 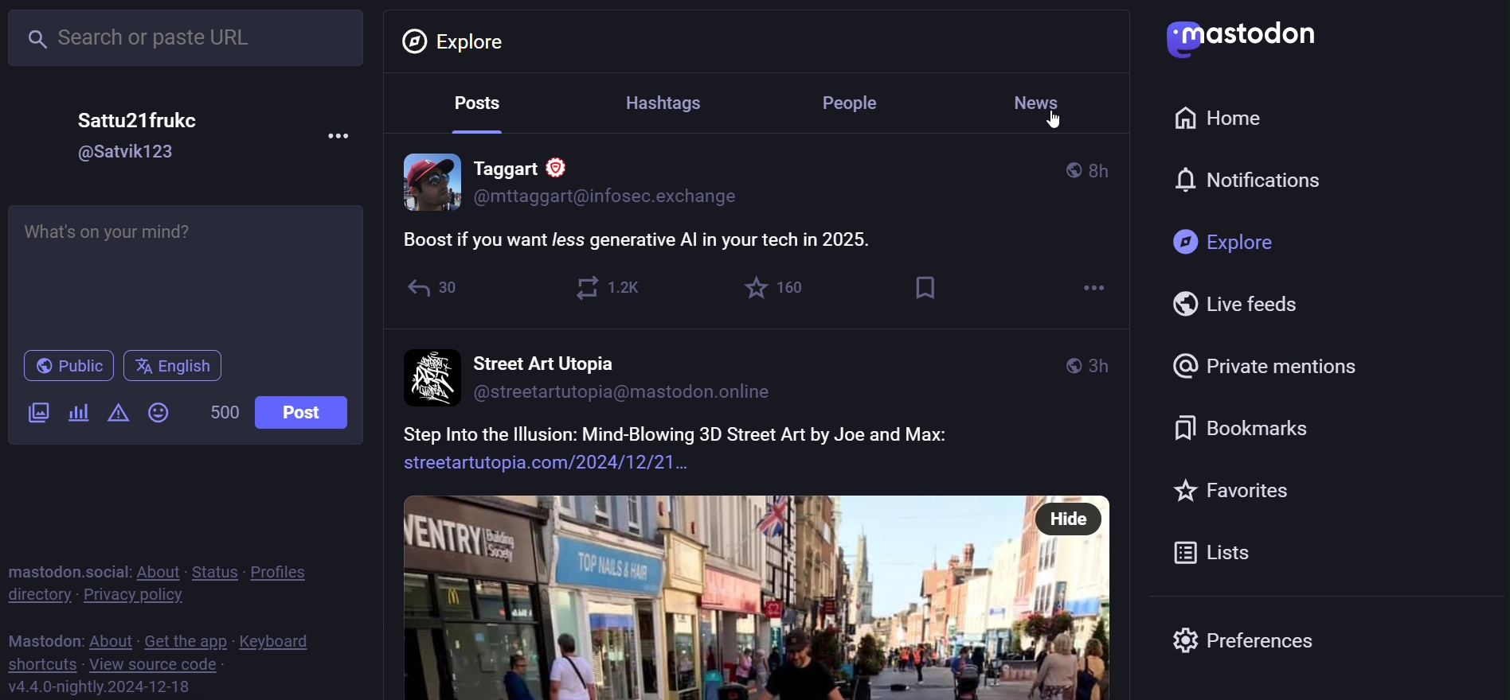 What do you see at coordinates (35, 597) in the screenshot?
I see `directory` at bounding box center [35, 597].